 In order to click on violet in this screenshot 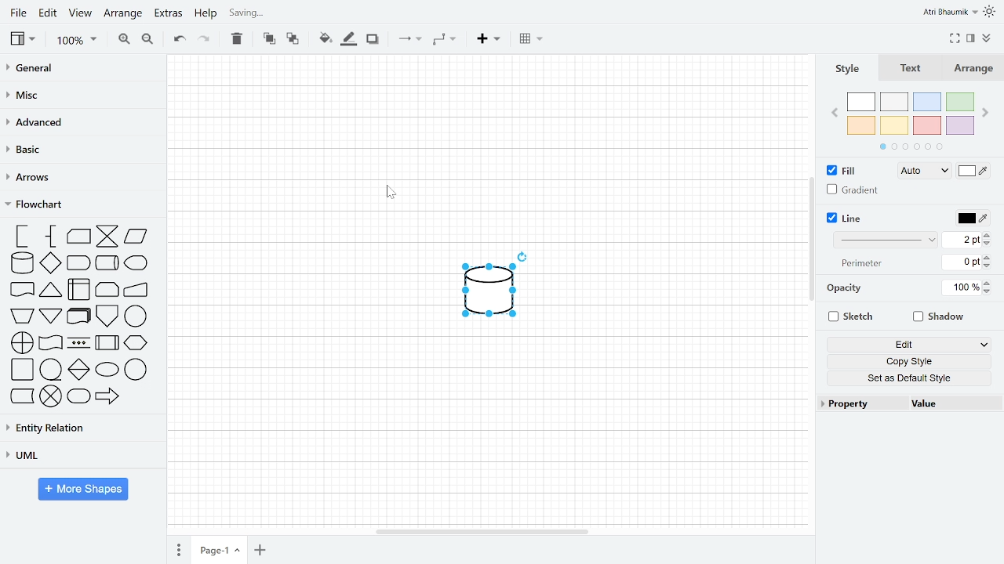, I will do `click(960, 125)`.